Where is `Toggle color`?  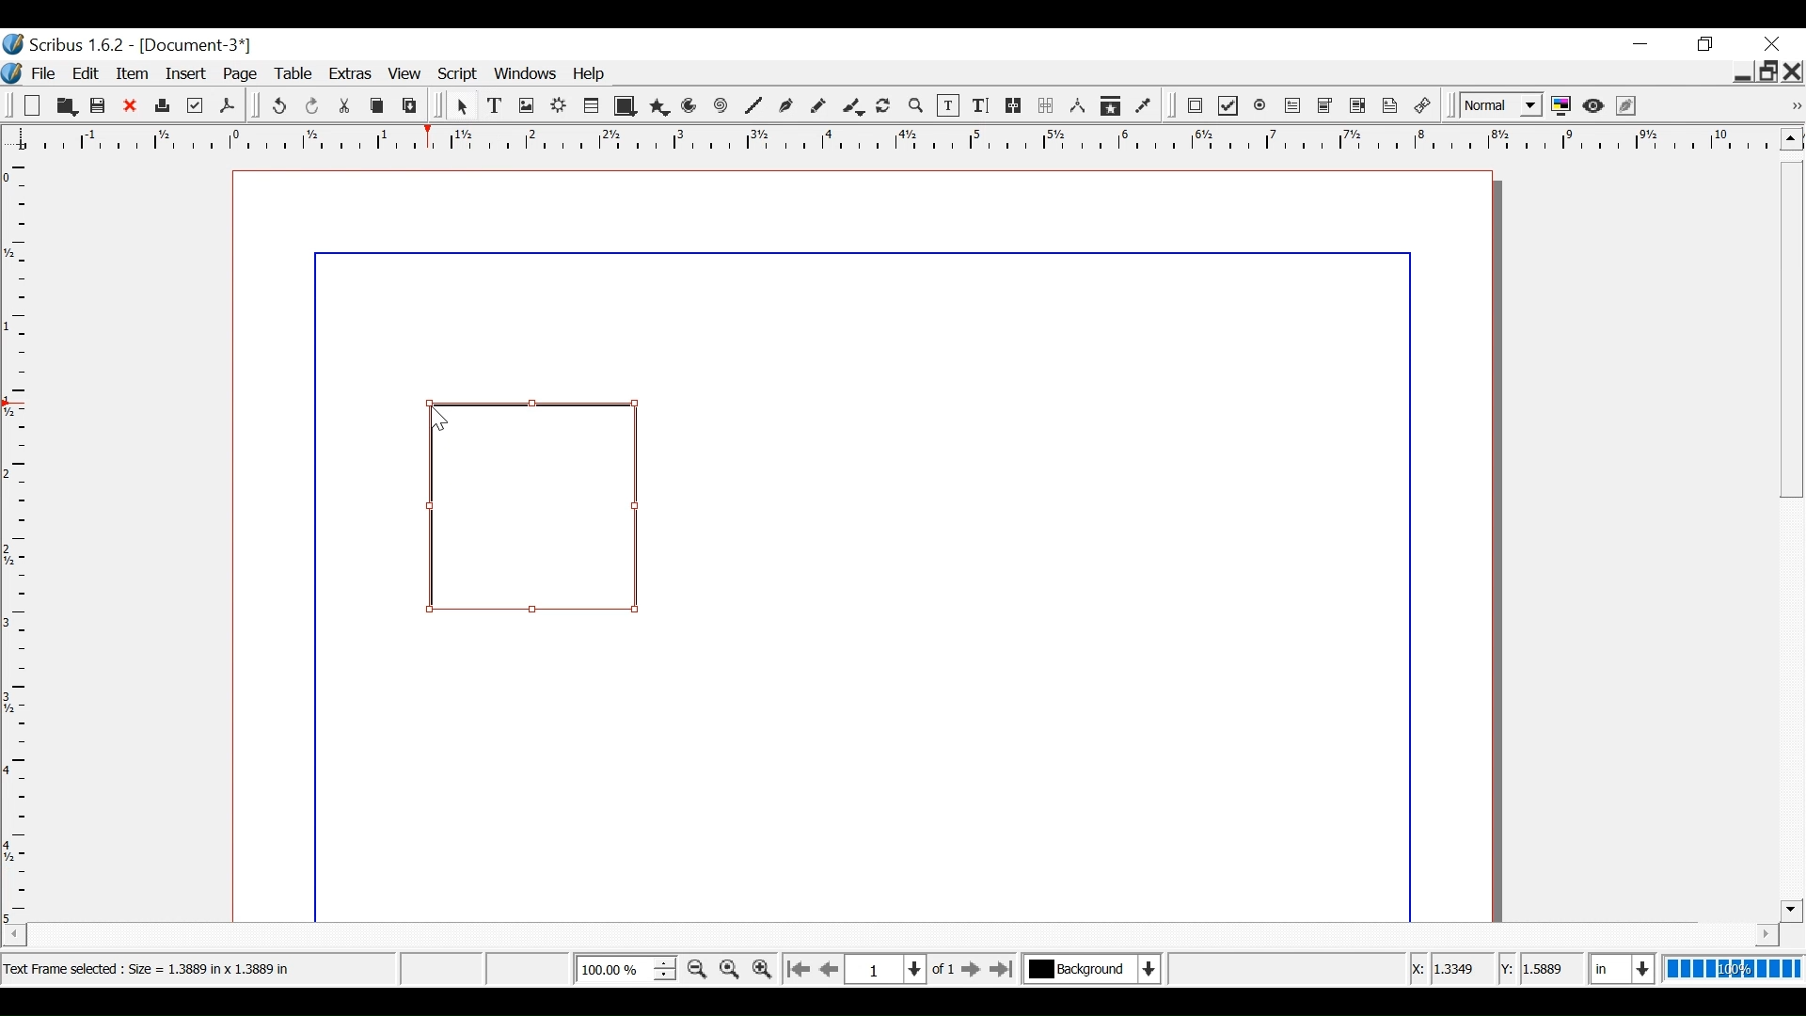
Toggle color is located at coordinates (1562, 106).